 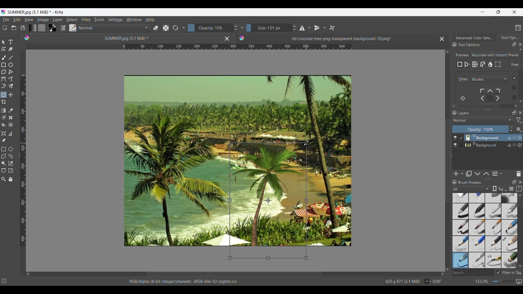 I want to click on Increase/Decrease size, so click(x=272, y=28).